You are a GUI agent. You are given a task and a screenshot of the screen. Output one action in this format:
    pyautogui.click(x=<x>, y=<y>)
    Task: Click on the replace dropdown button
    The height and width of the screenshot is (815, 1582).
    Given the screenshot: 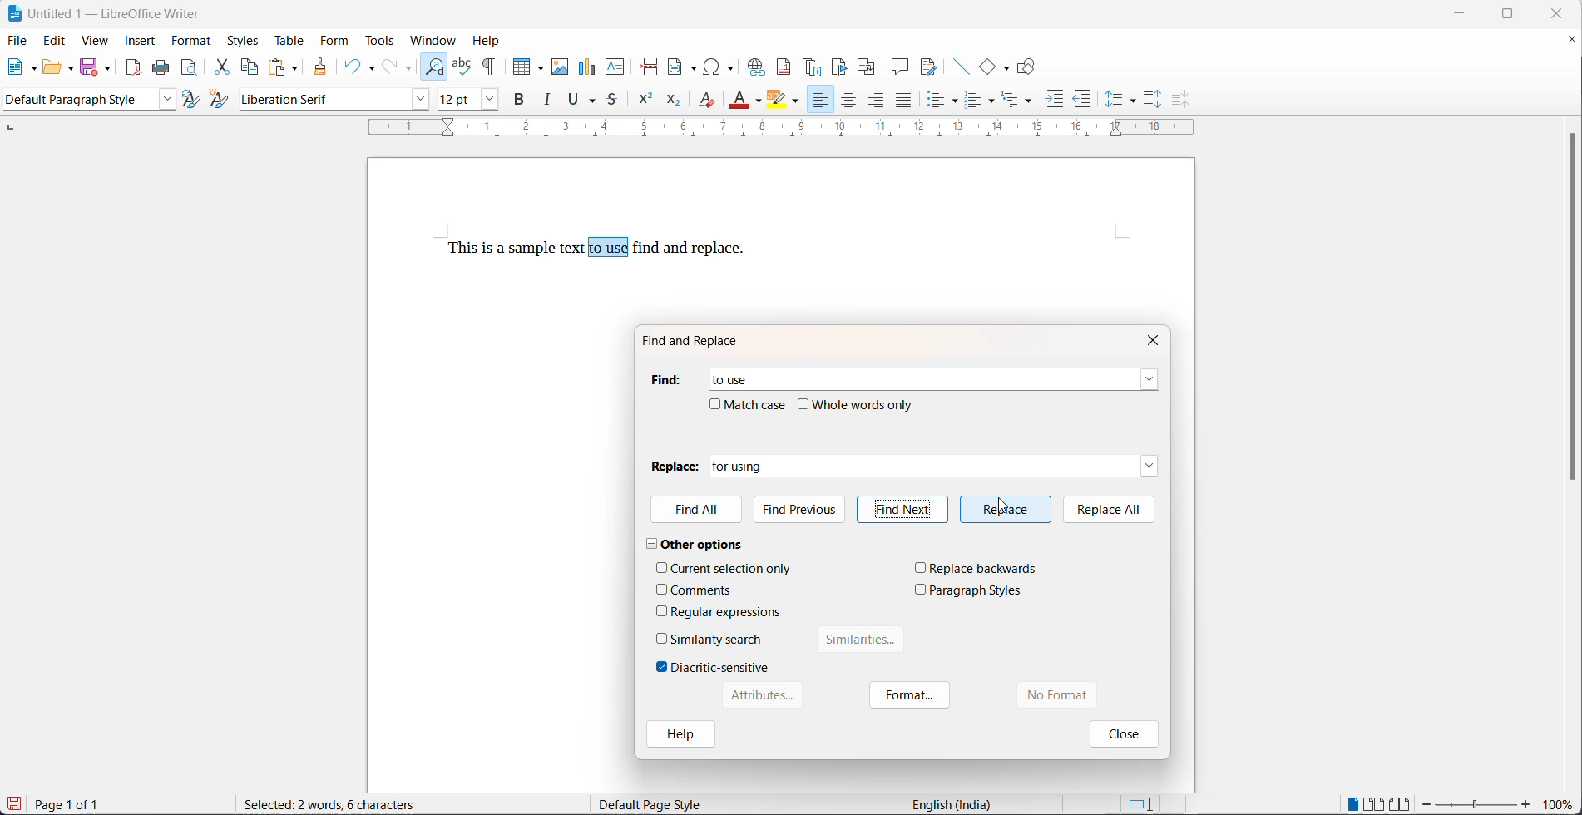 What is the action you would take?
    pyautogui.click(x=1150, y=464)
    